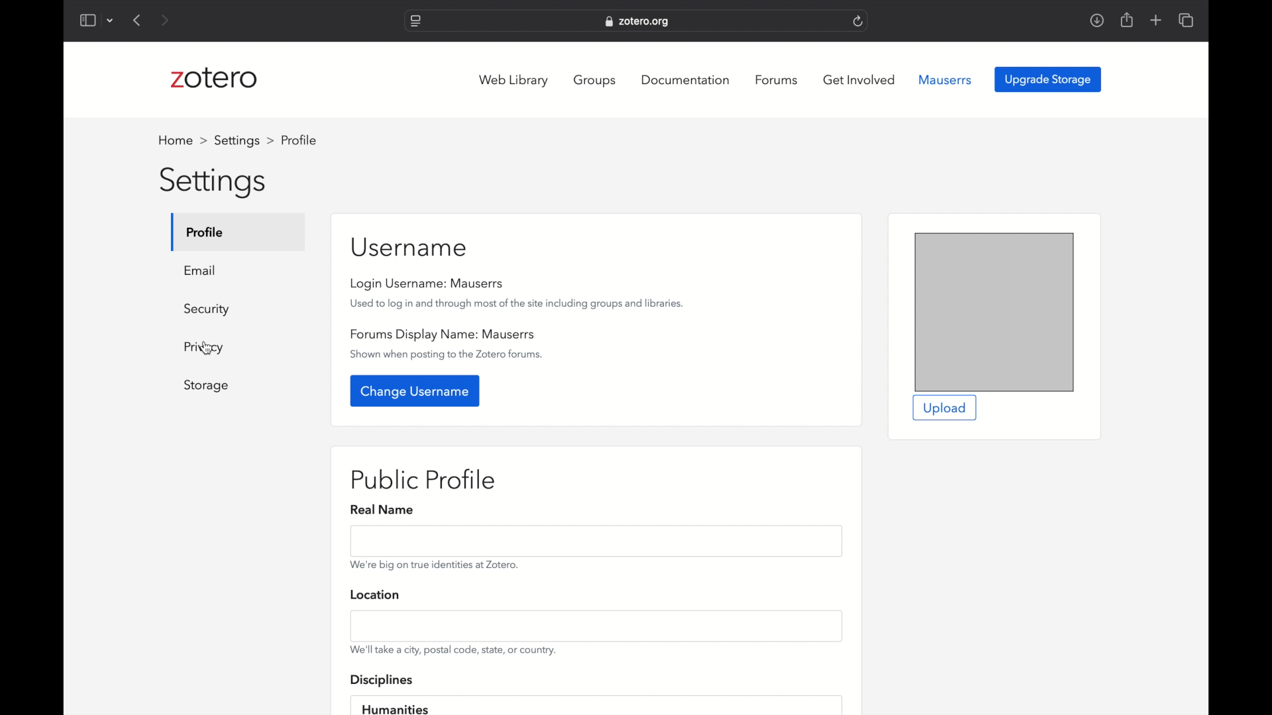 The width and height of the screenshot is (1272, 715). I want to click on storage, so click(207, 386).